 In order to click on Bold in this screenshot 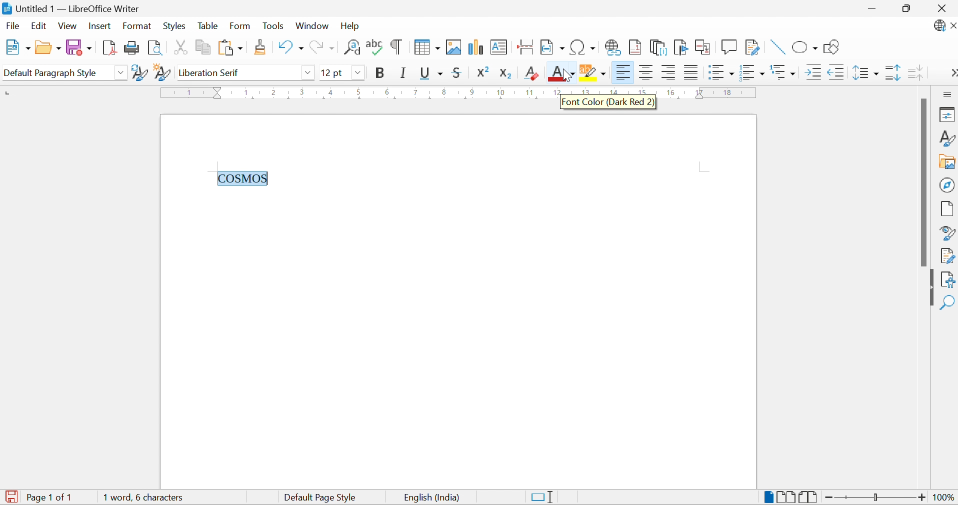, I will do `click(380, 73)`.